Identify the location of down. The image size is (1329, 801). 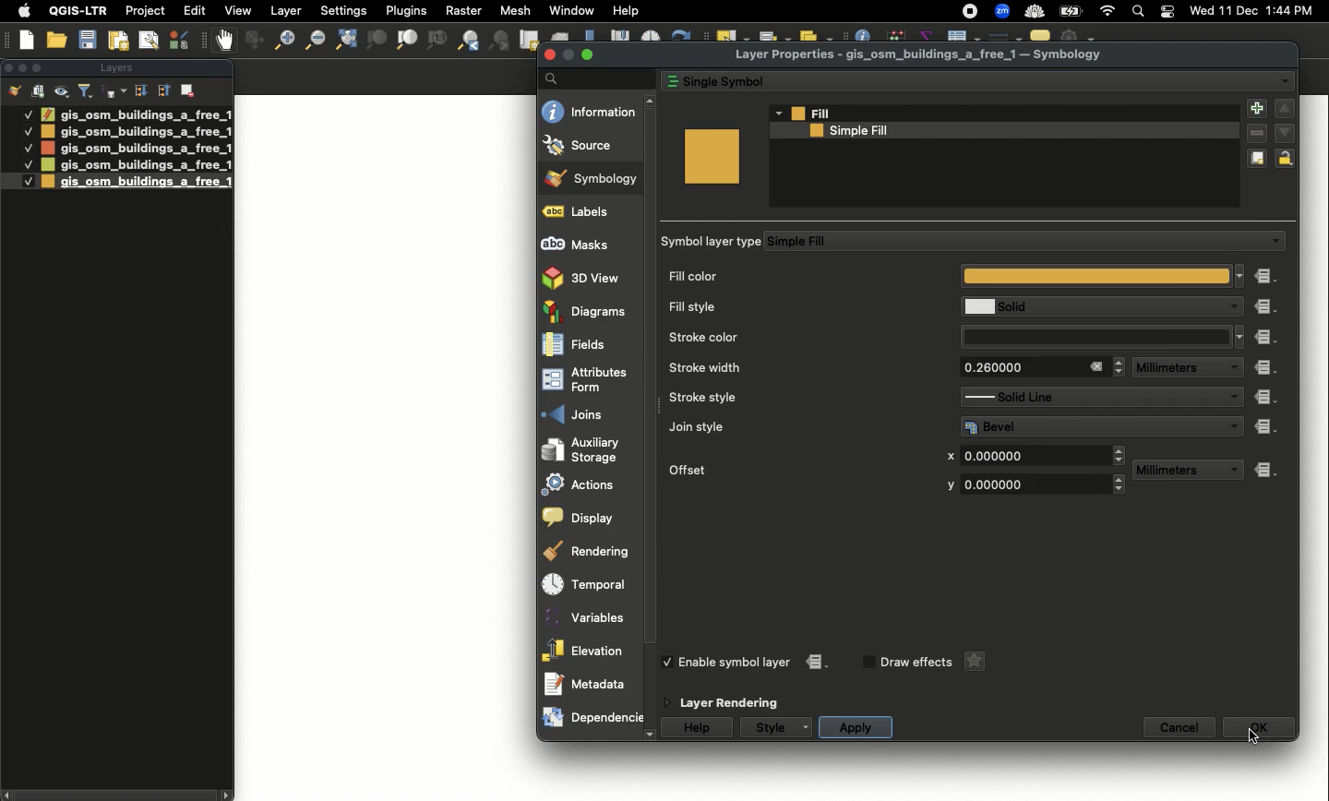
(1285, 132).